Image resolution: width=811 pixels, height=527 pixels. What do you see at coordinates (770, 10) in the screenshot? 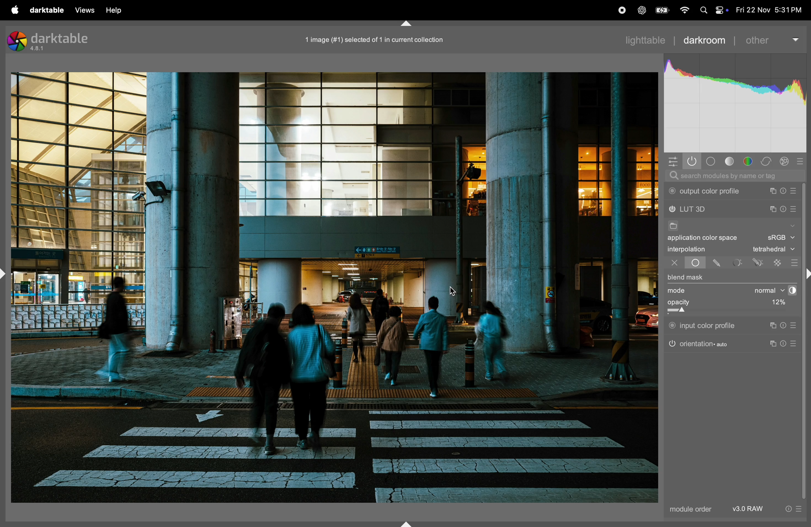
I see `date and time` at bounding box center [770, 10].